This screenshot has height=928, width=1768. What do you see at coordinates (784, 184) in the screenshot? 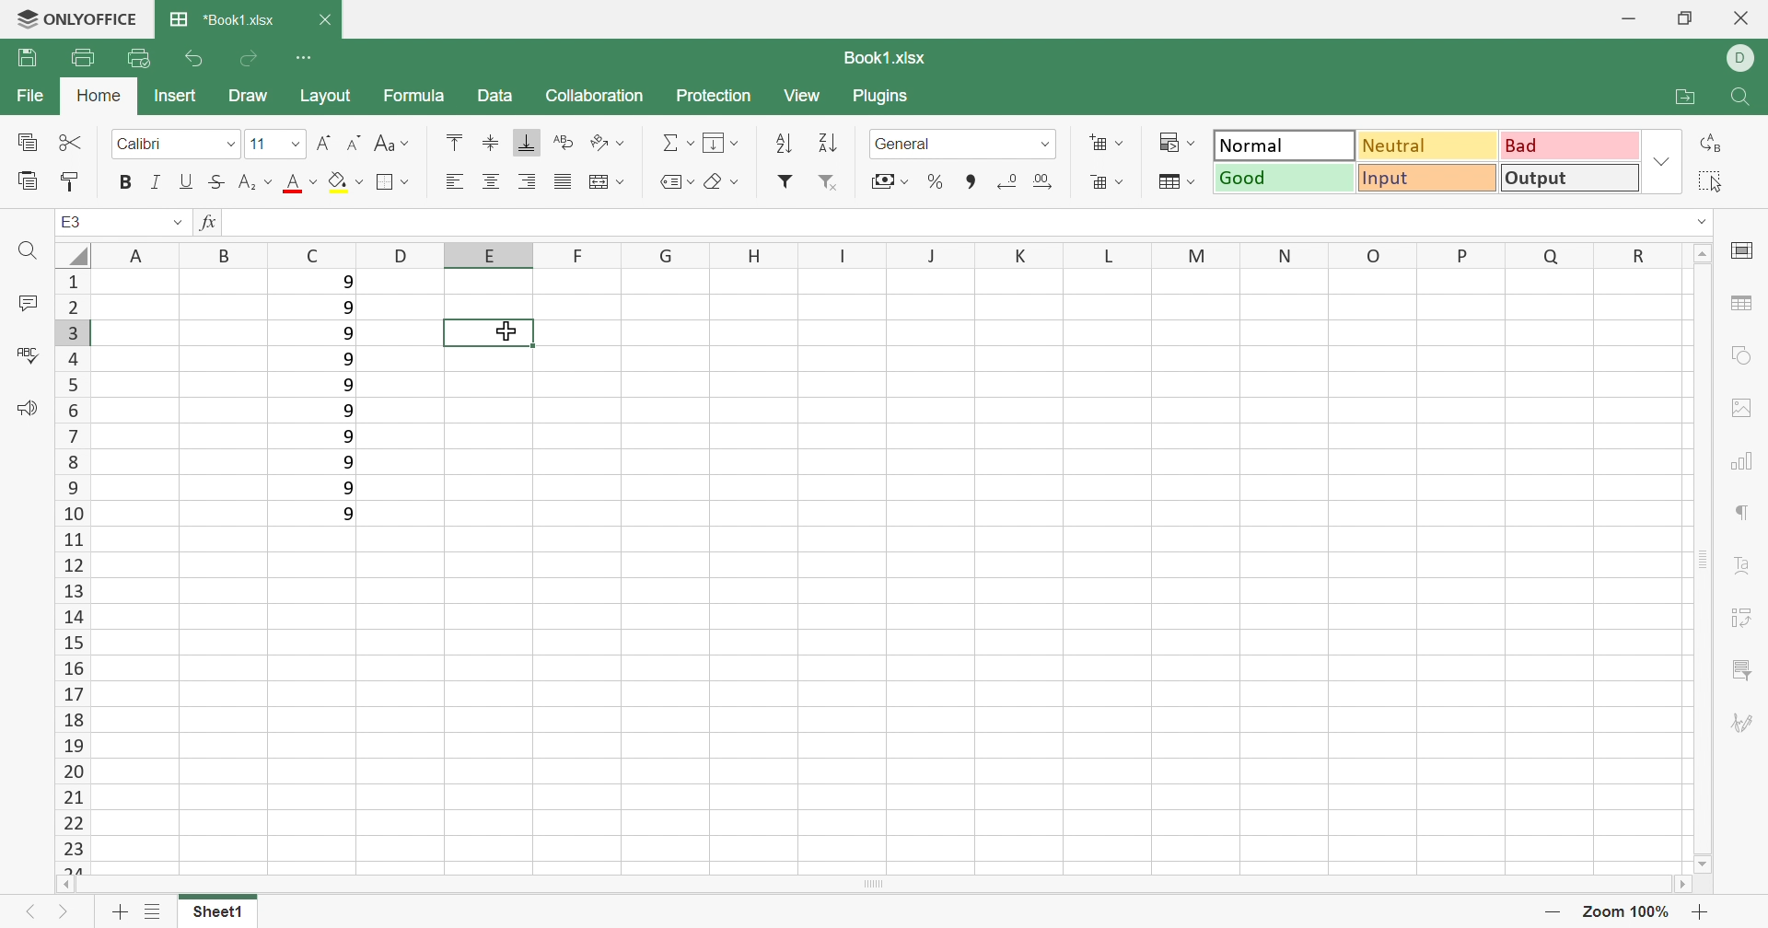
I see `Filter` at bounding box center [784, 184].